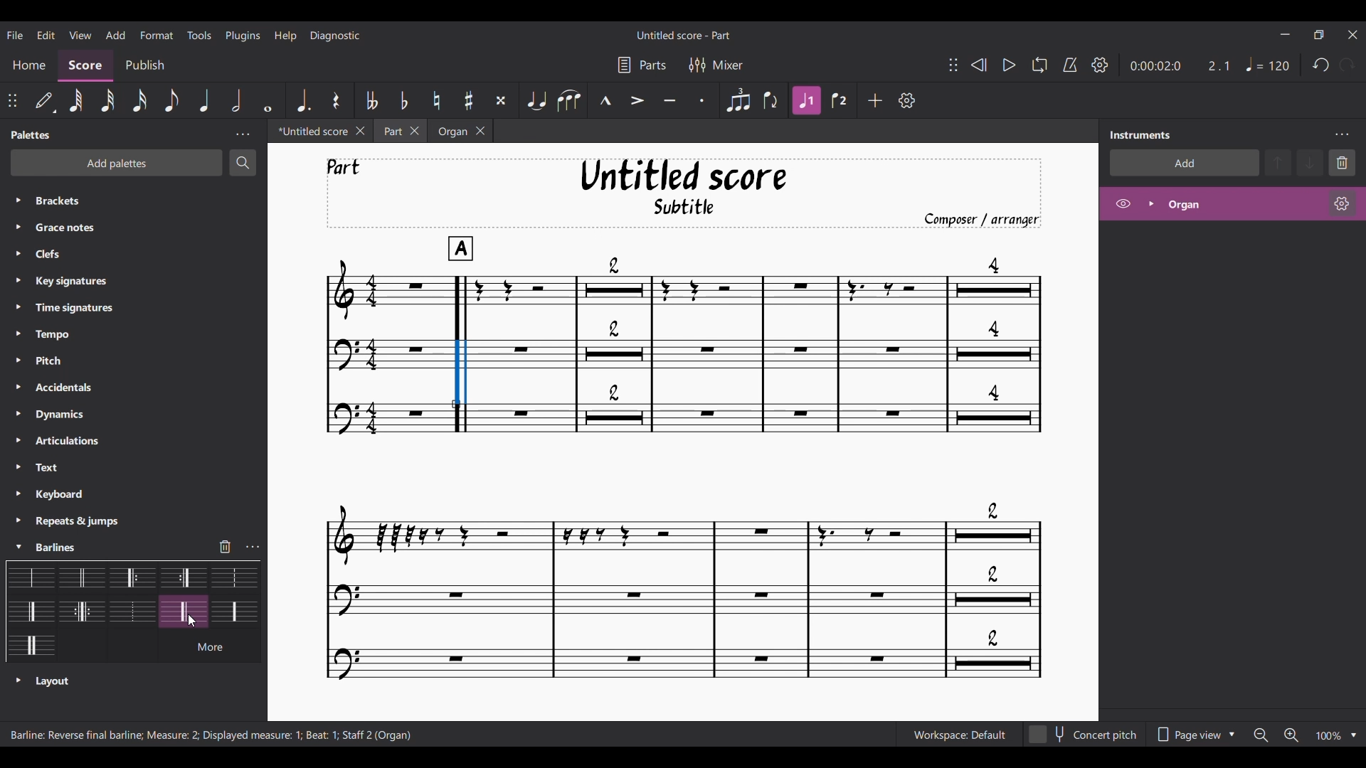  What do you see at coordinates (906, 100) in the screenshot?
I see `Customize toolbar` at bounding box center [906, 100].